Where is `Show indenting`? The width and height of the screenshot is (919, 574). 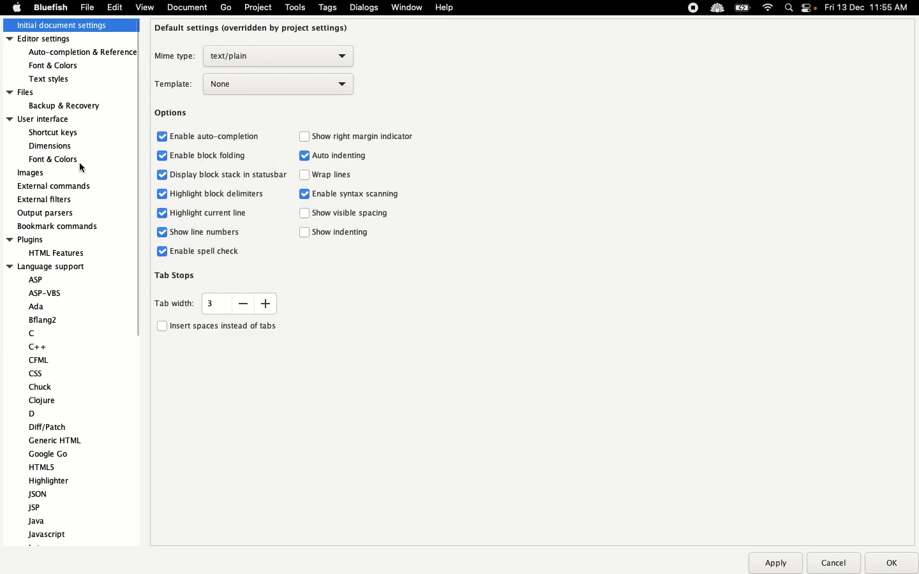 Show indenting is located at coordinates (338, 233).